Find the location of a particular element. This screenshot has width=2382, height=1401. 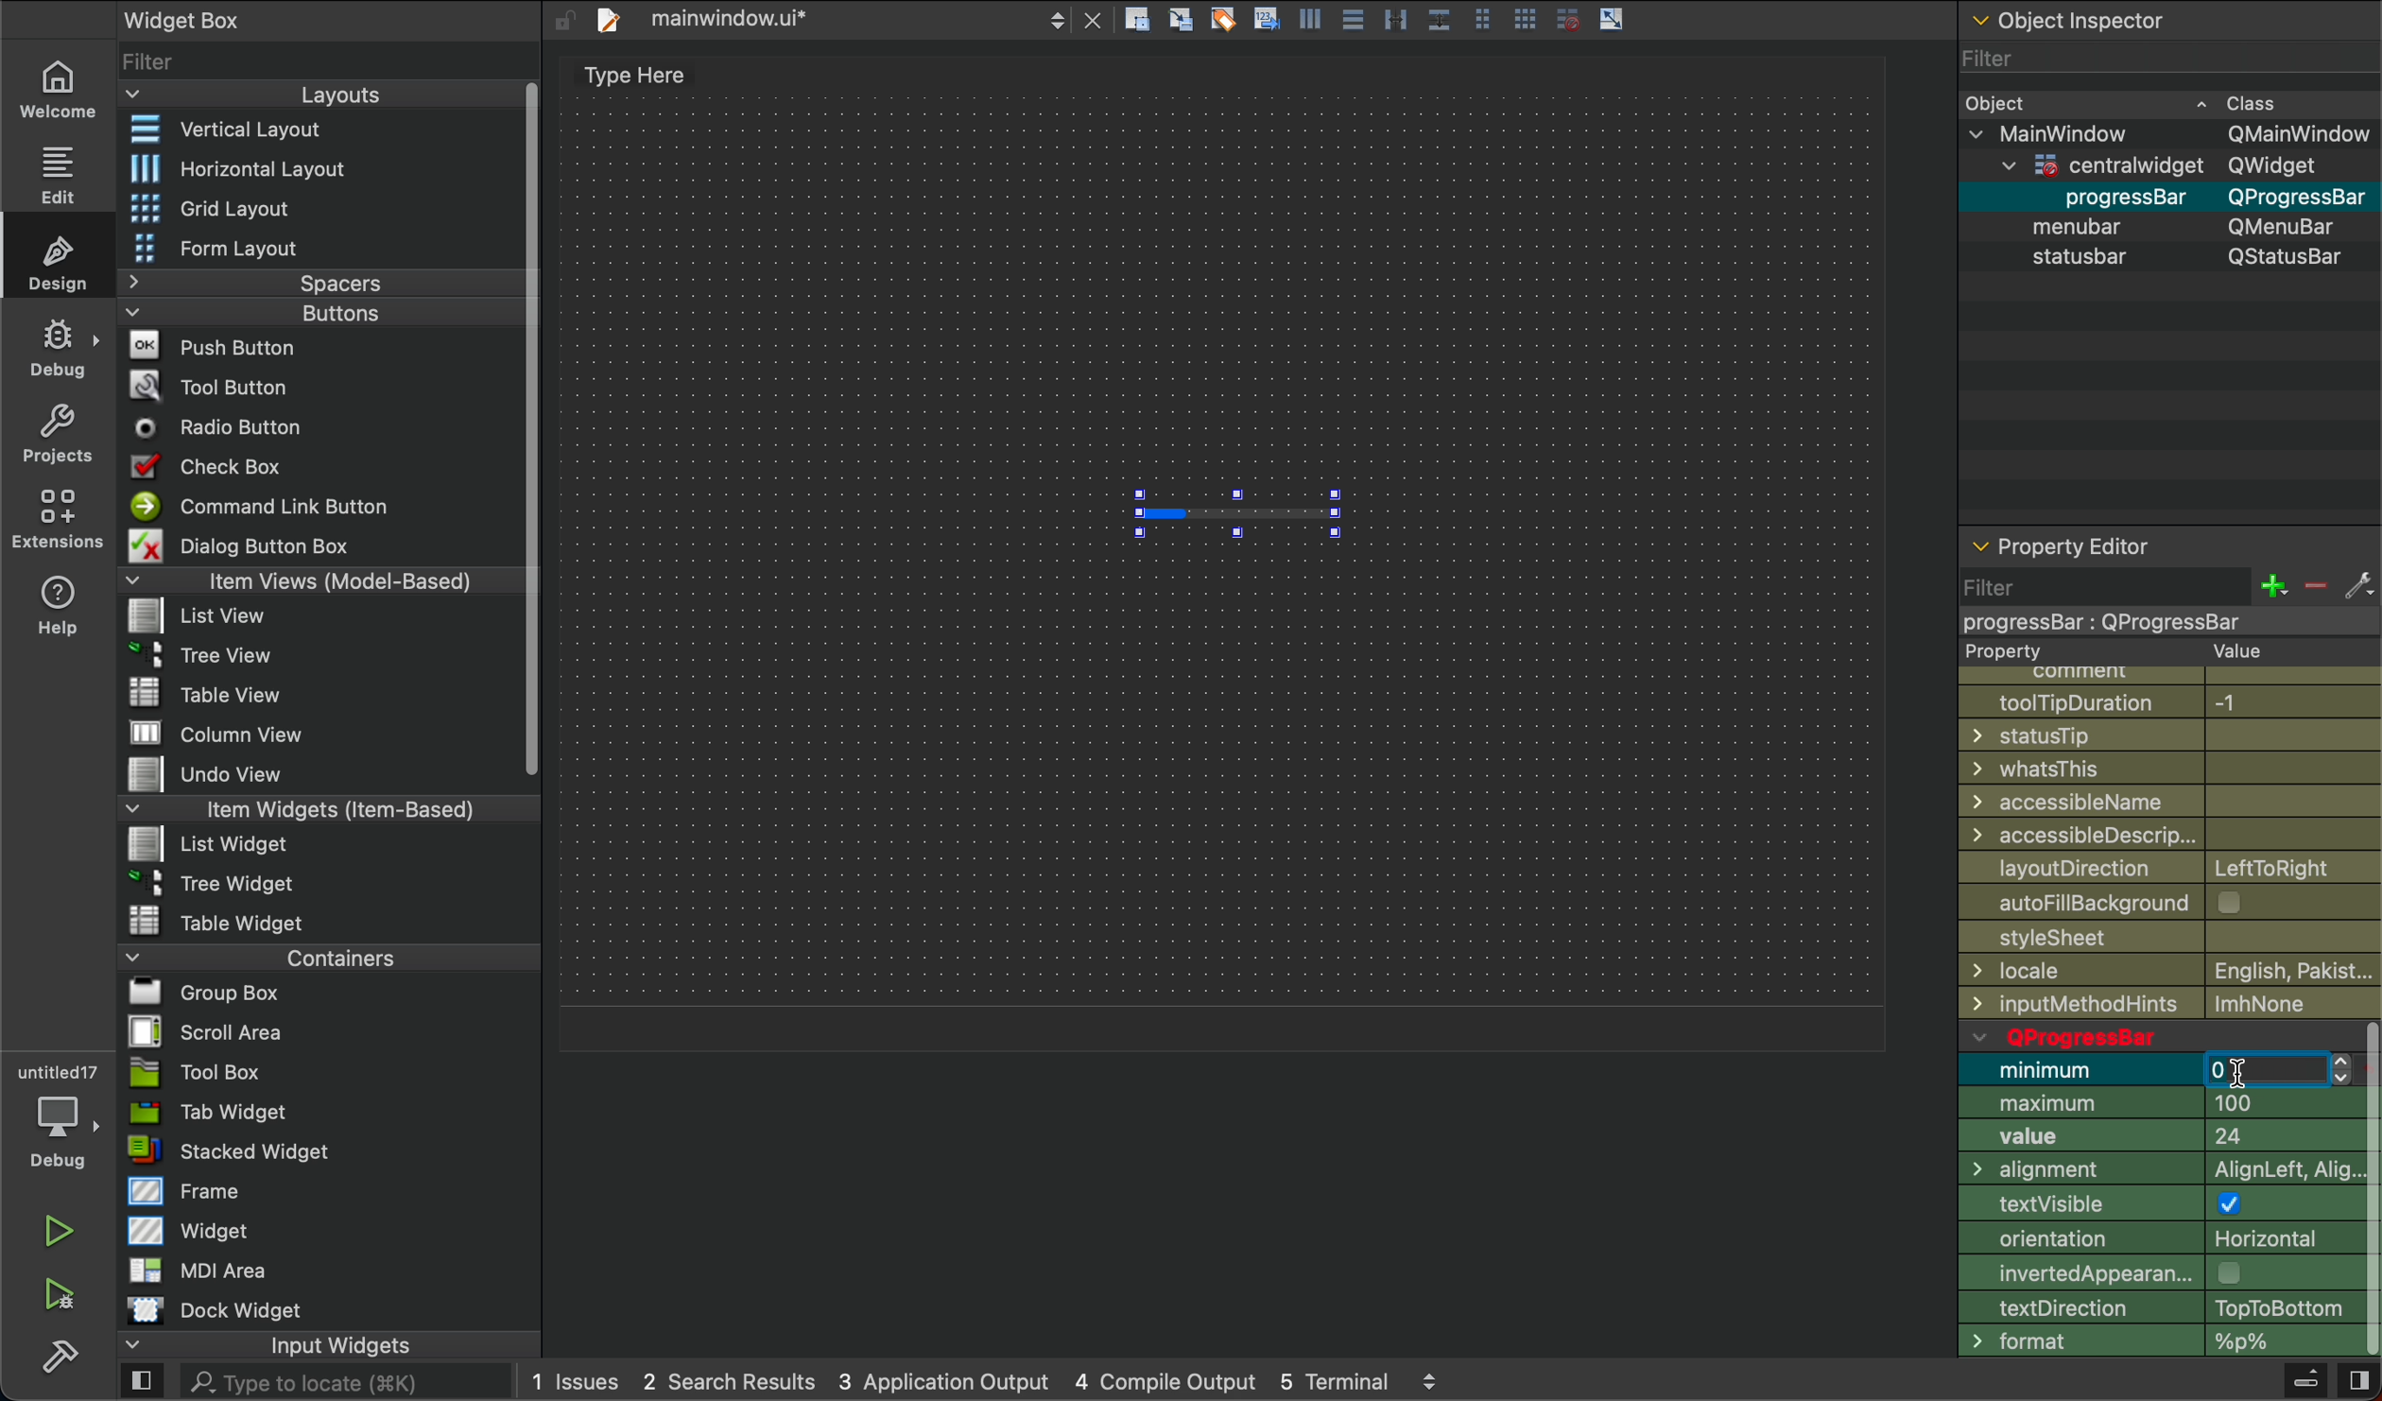

File is located at coordinates (202, 651).